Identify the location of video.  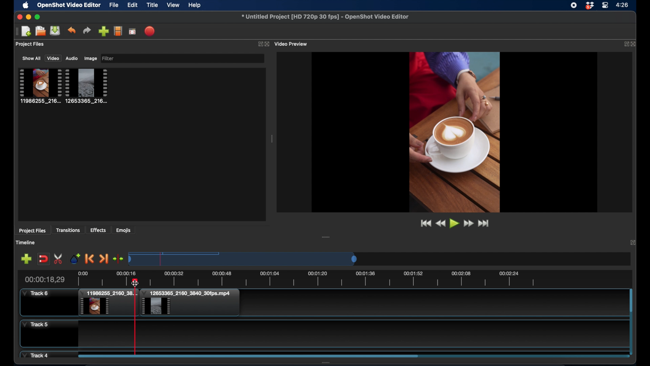
(53, 58).